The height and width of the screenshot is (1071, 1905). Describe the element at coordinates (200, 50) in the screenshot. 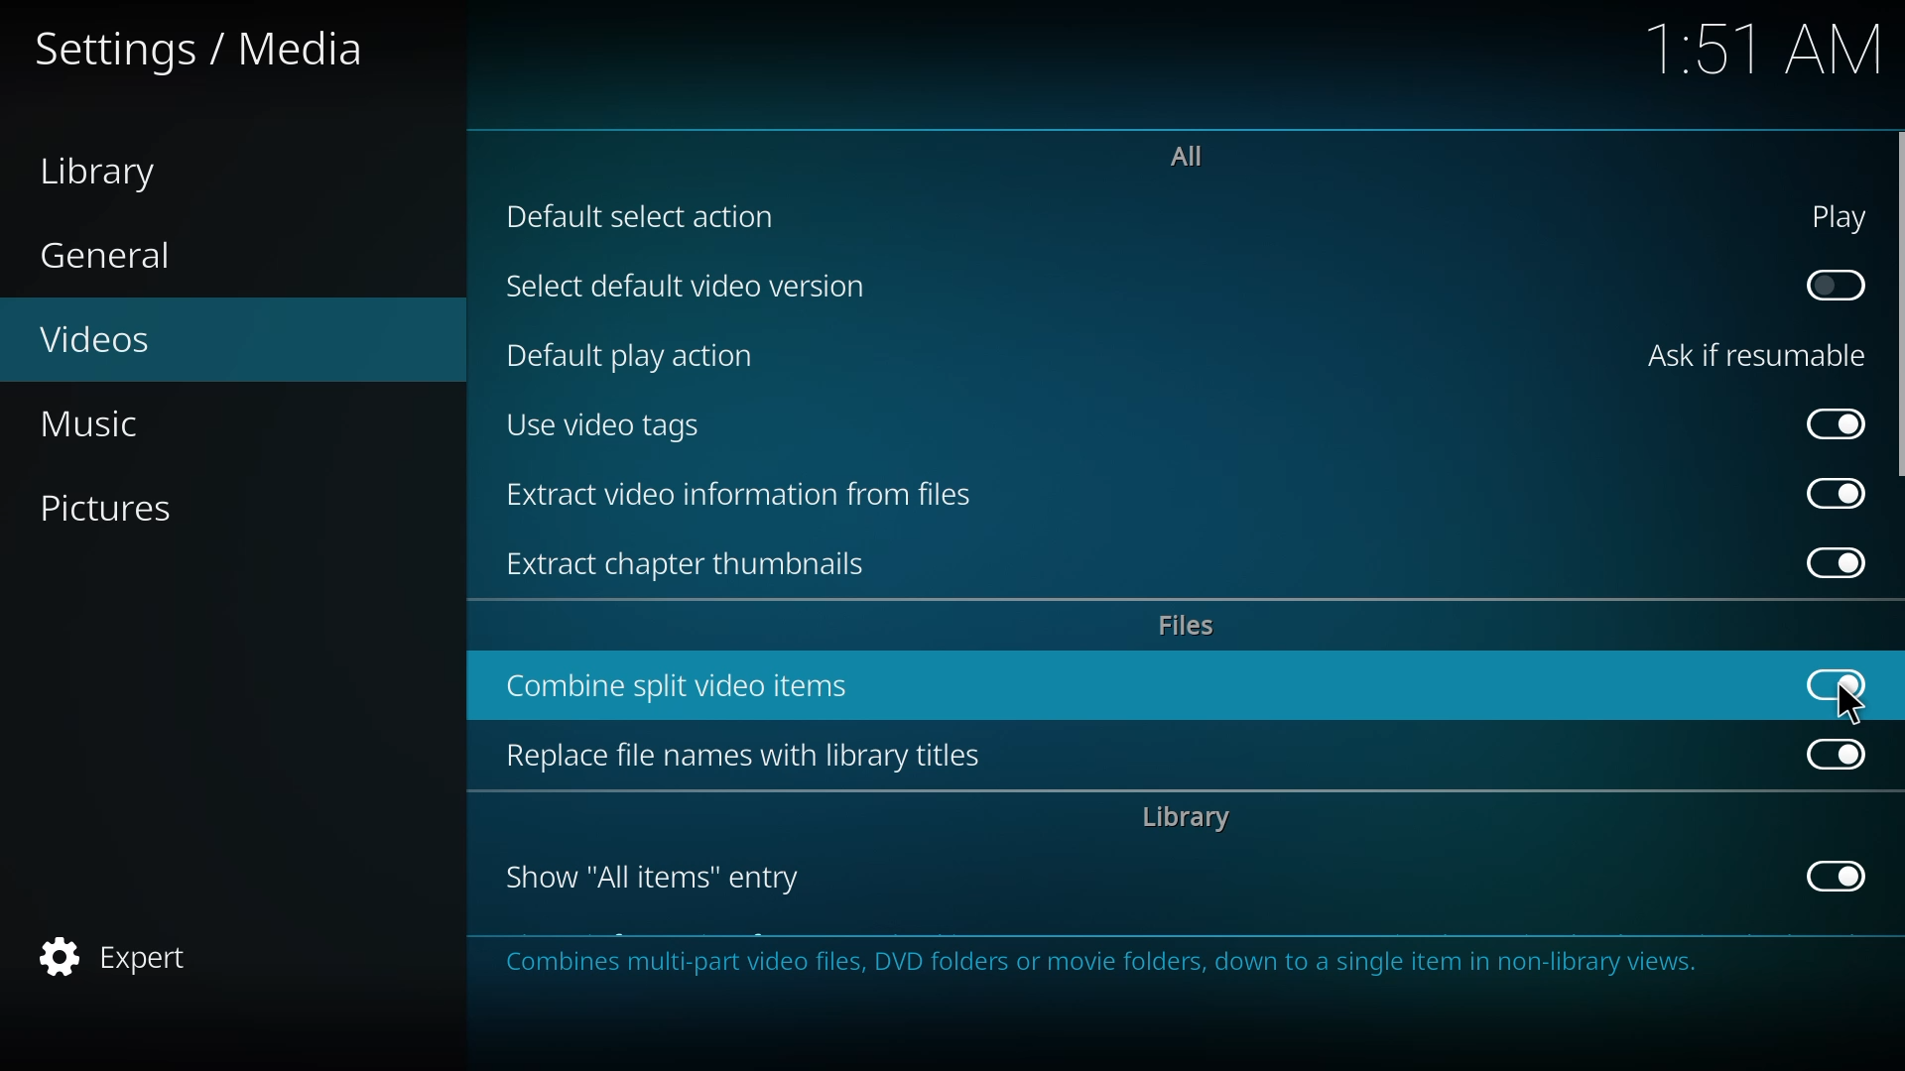

I see `settings media` at that location.